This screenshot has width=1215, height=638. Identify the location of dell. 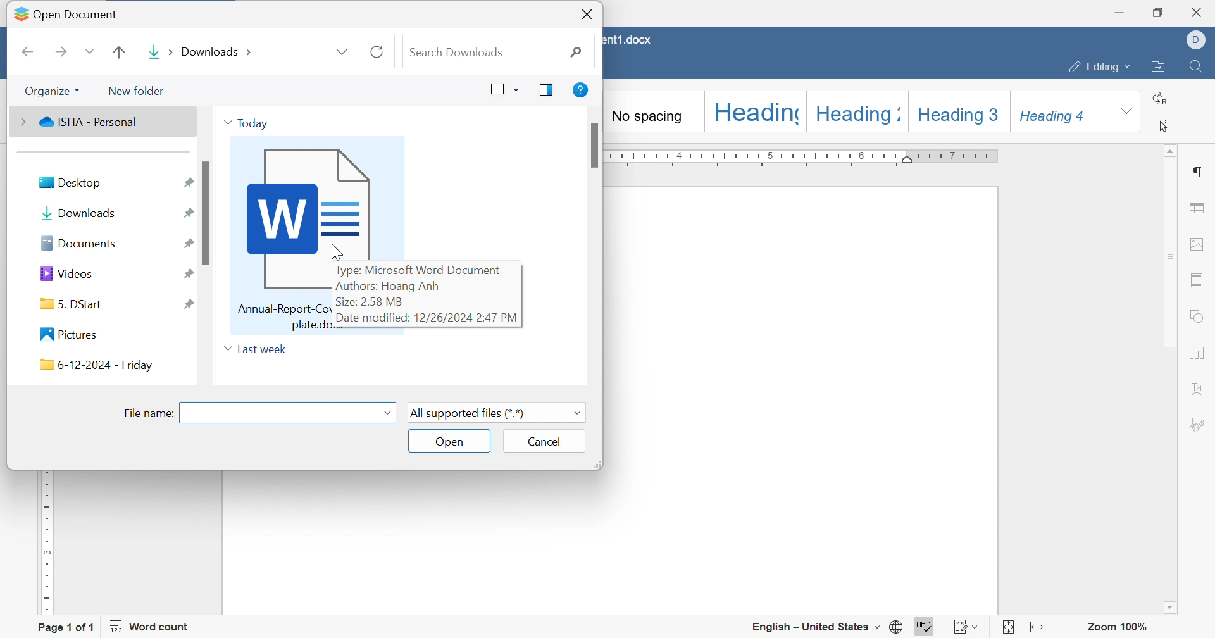
(1197, 41).